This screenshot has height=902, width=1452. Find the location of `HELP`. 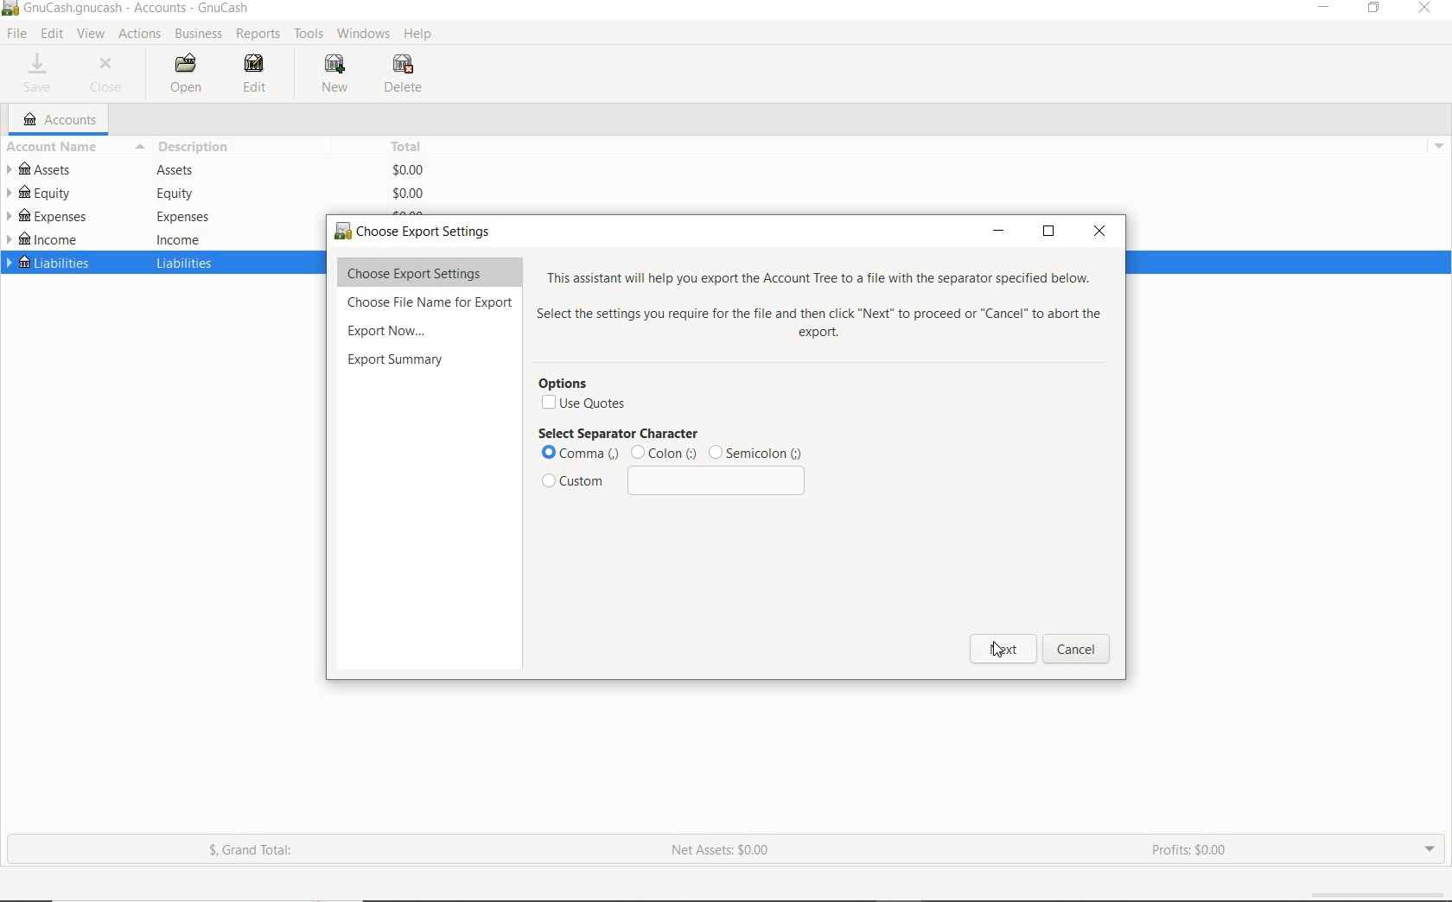

HELP is located at coordinates (418, 35).